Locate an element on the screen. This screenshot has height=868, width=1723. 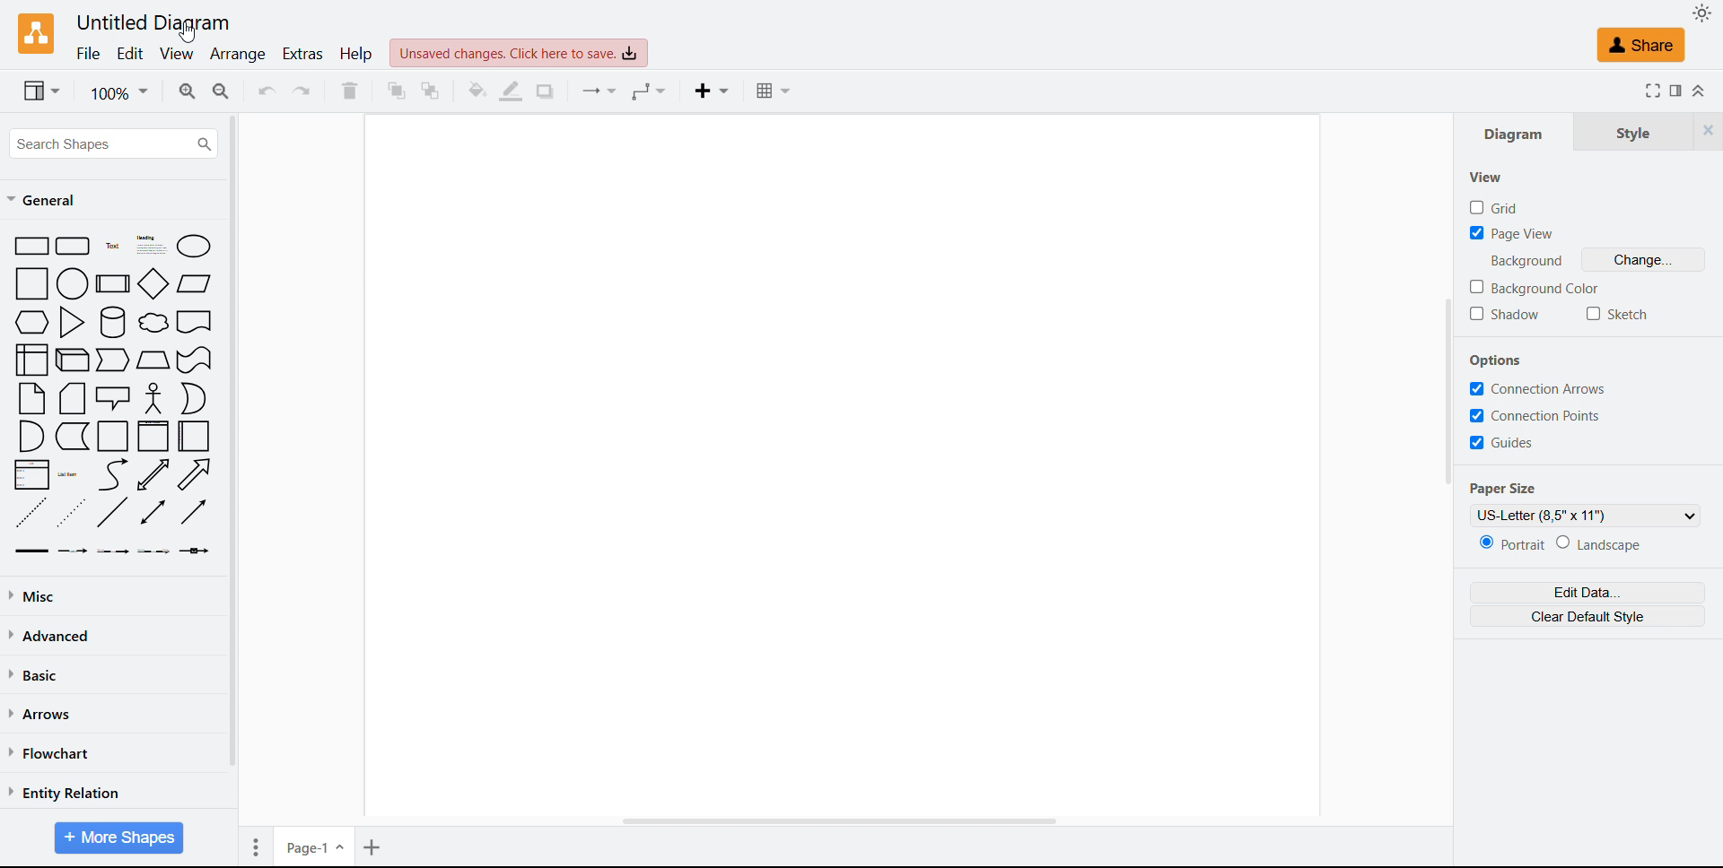
Edit data  is located at coordinates (1587, 593).